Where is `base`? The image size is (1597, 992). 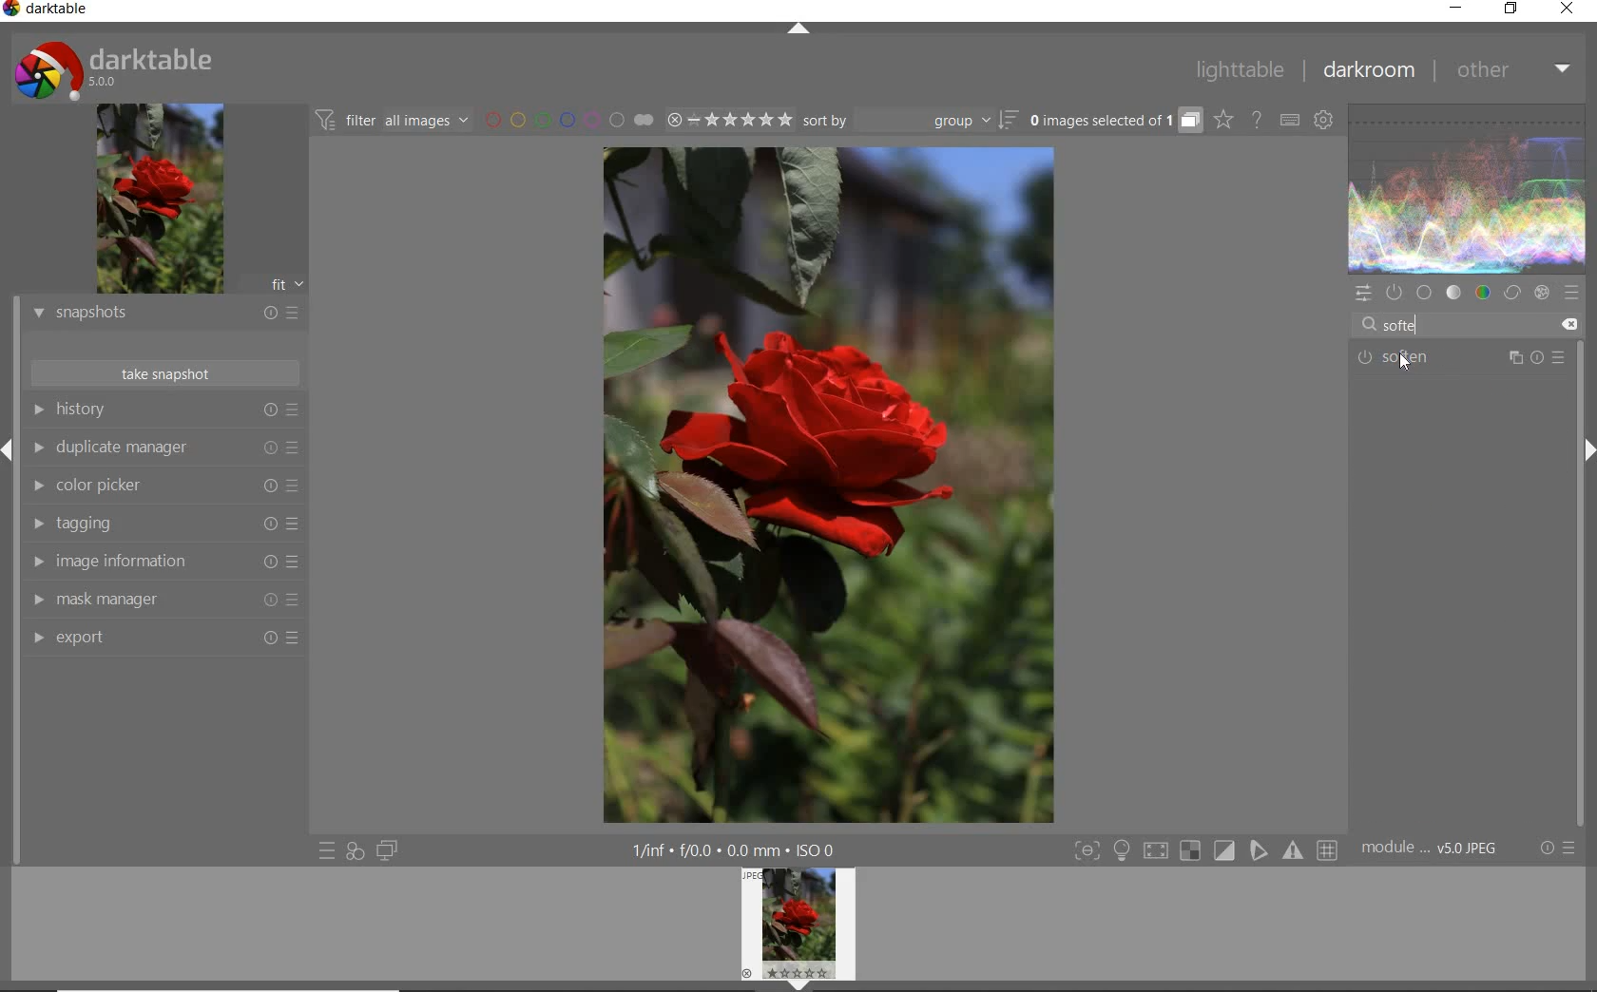
base is located at coordinates (1422, 292).